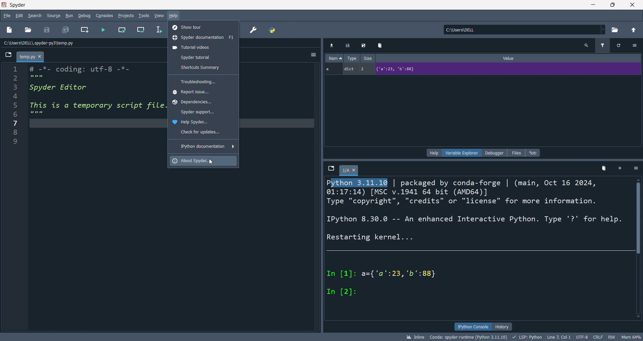 The height and width of the screenshot is (341, 643). I want to click on save, so click(47, 30).